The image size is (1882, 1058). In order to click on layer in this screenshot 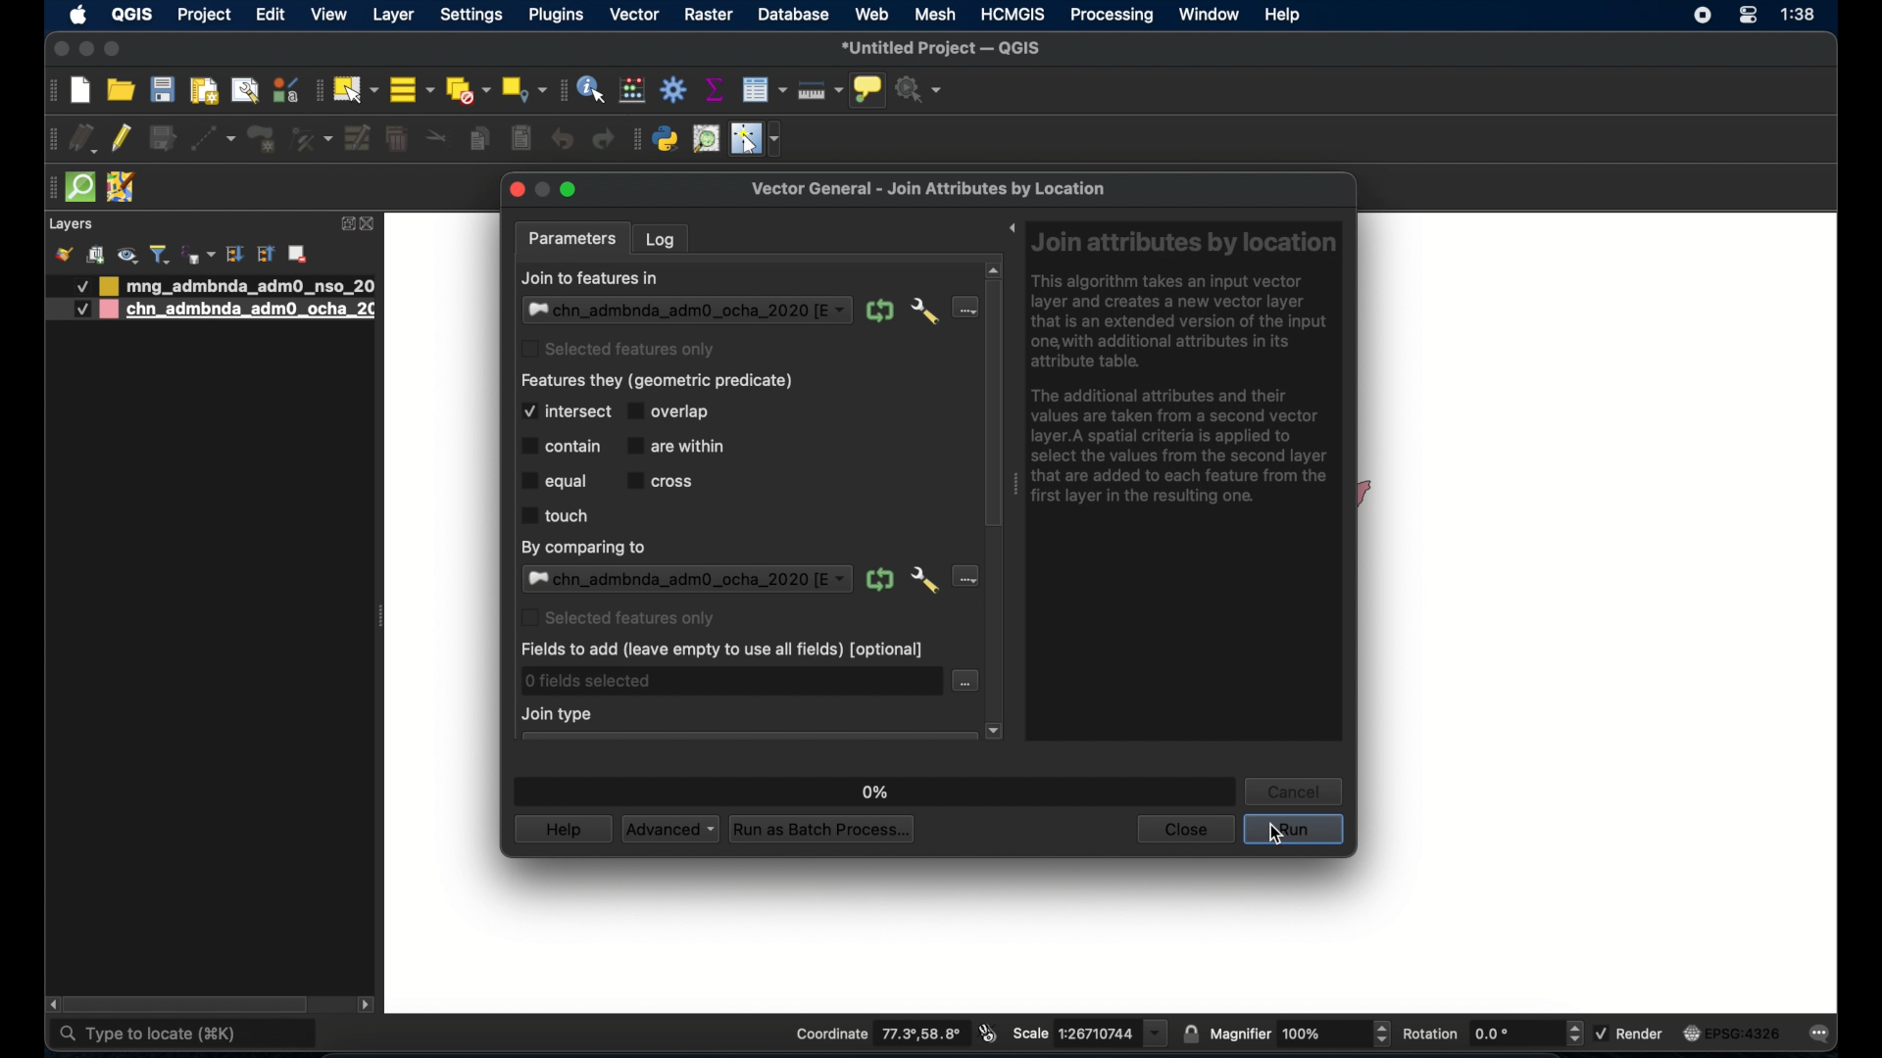, I will do `click(394, 16)`.